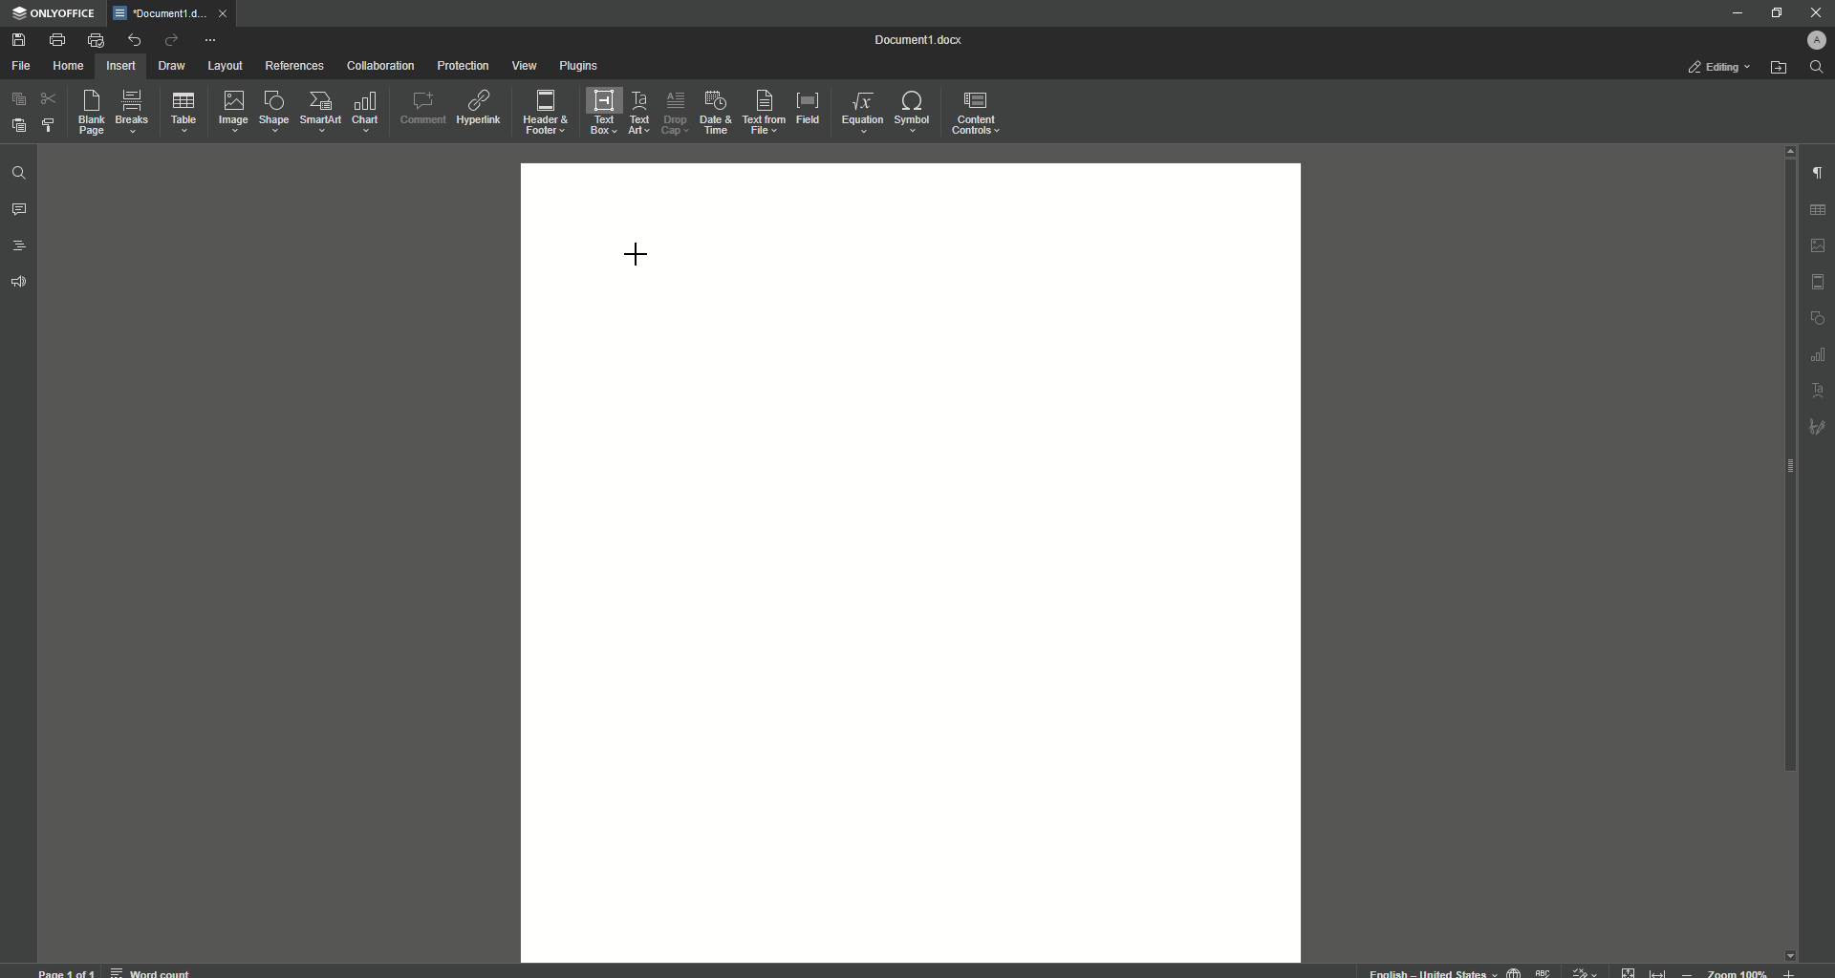 This screenshot has height=978, width=1835. I want to click on Close, so click(1815, 12).